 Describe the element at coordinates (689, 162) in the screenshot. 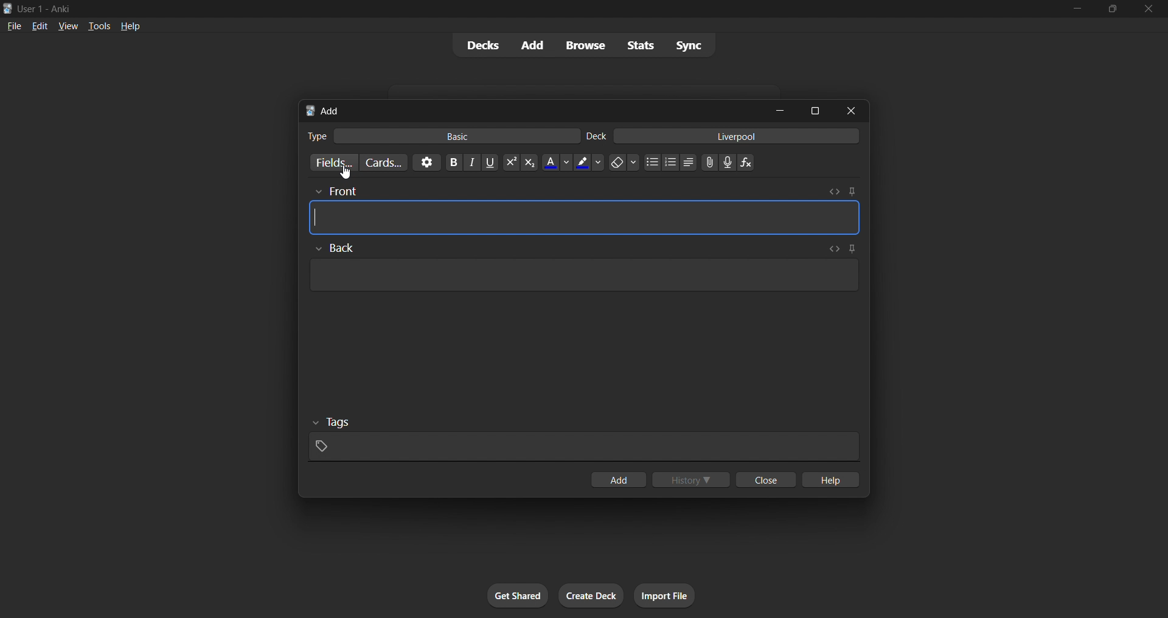

I see `Alignment` at that location.